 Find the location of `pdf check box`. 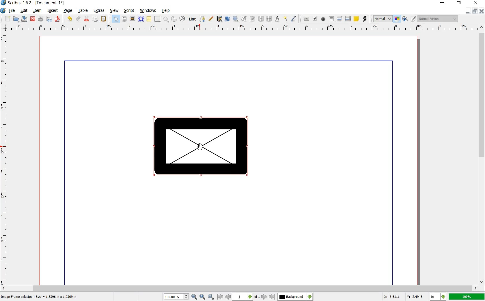

pdf check box is located at coordinates (315, 19).